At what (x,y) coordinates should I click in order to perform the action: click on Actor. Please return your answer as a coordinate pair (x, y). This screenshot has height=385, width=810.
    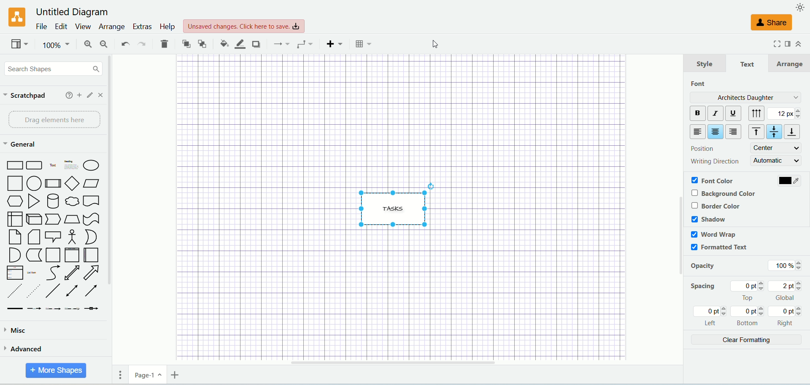
    Looking at the image, I should click on (71, 237).